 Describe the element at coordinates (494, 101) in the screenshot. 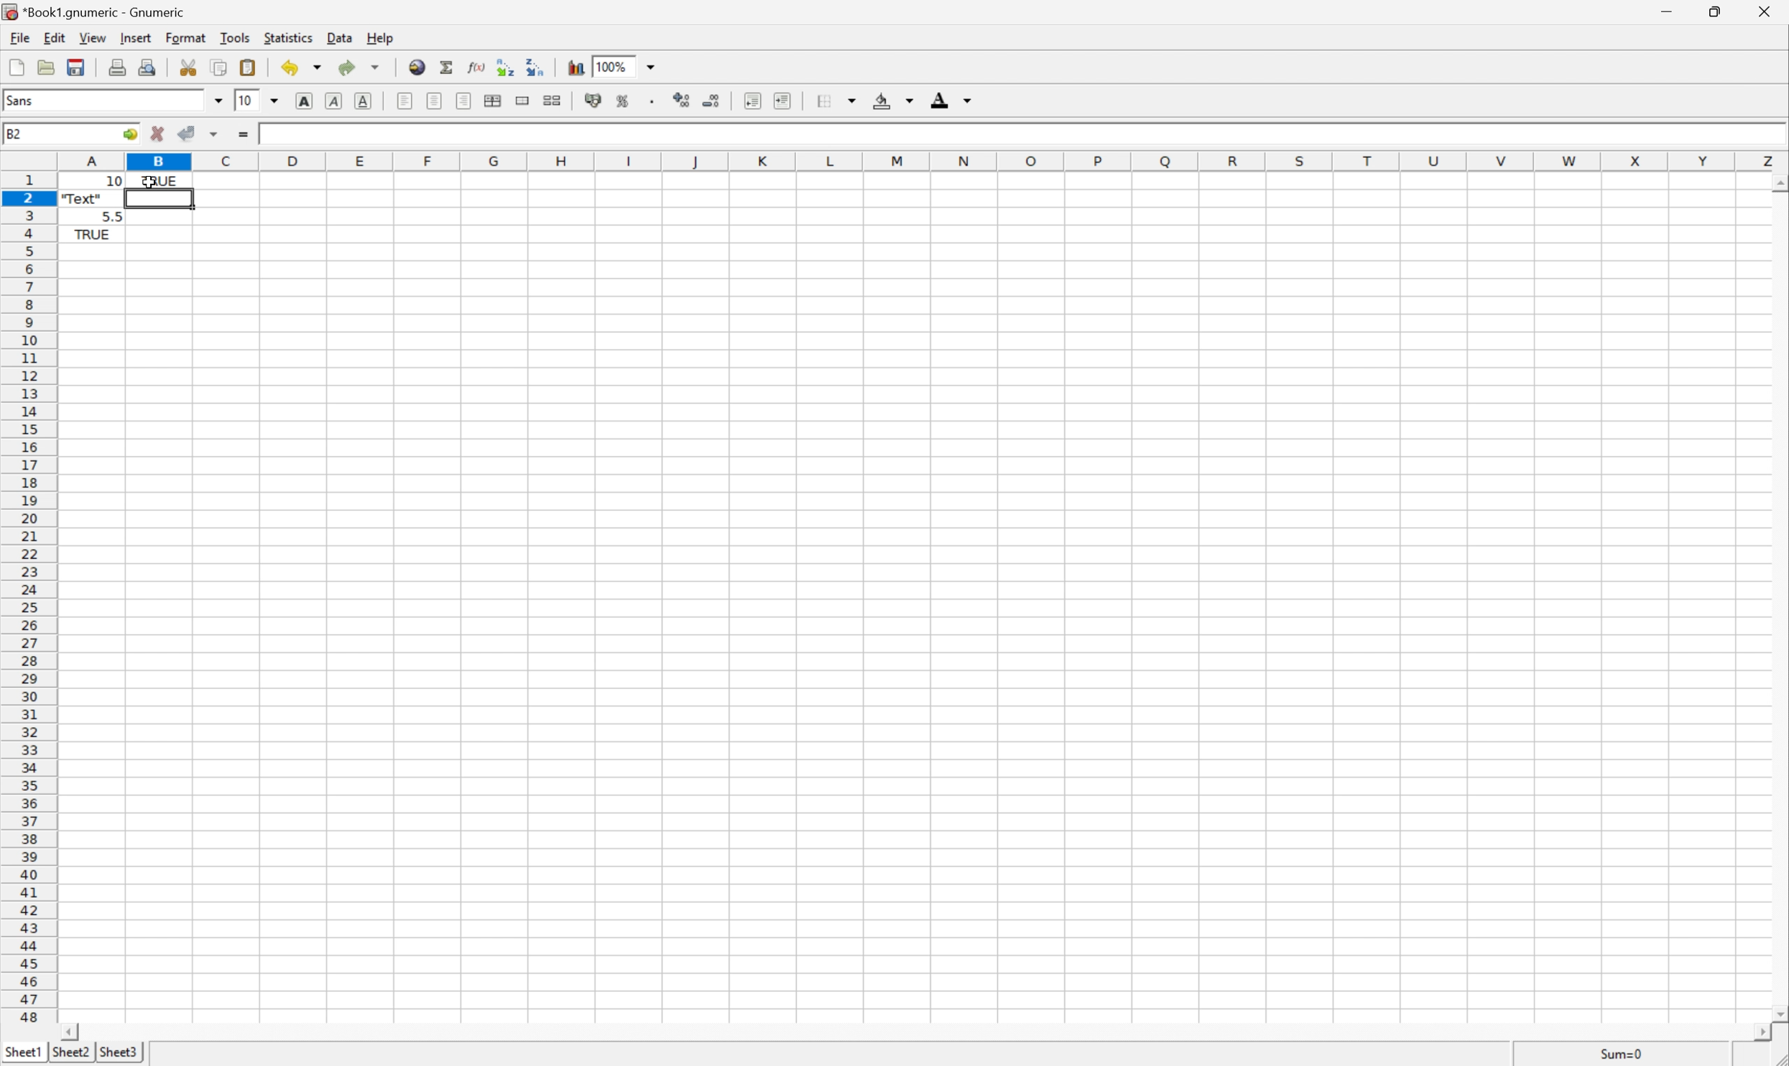

I see ` Center horizontally across selection` at that location.